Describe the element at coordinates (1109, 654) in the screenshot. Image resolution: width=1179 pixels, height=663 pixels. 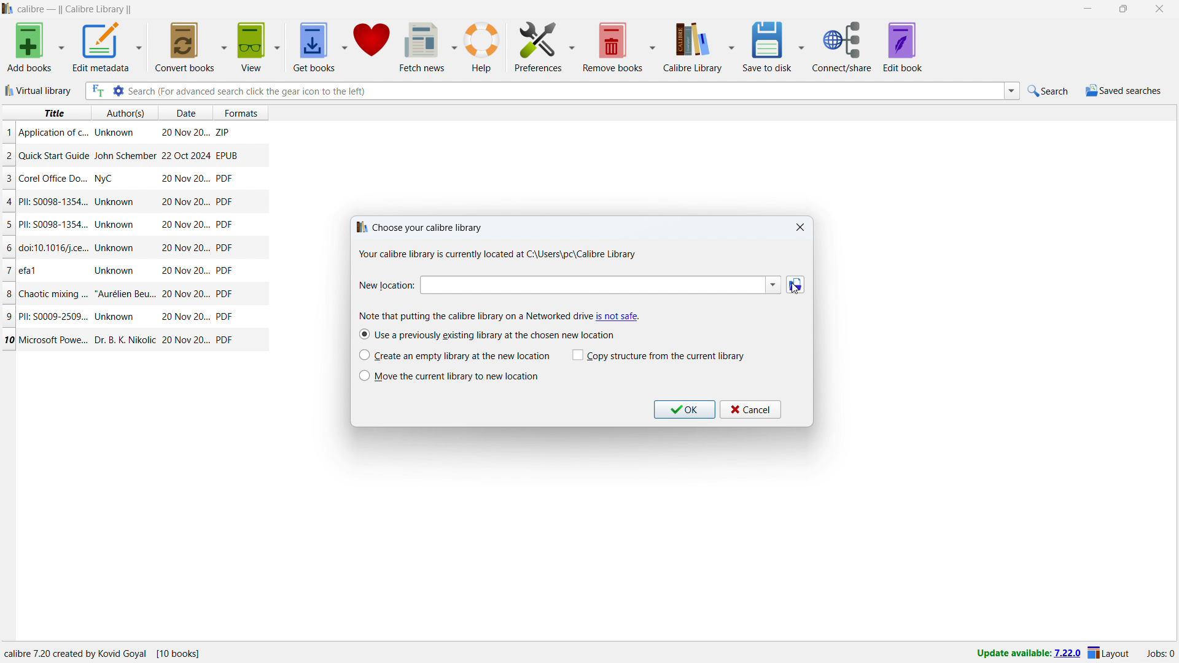
I see `layout` at that location.